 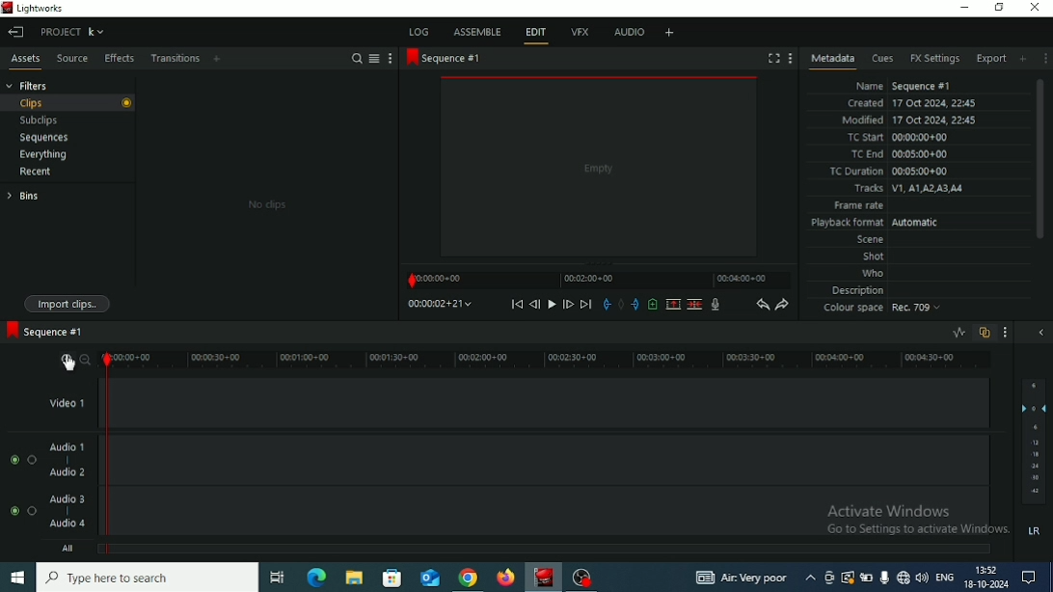 I want to click on Show settings menu, so click(x=1044, y=59).